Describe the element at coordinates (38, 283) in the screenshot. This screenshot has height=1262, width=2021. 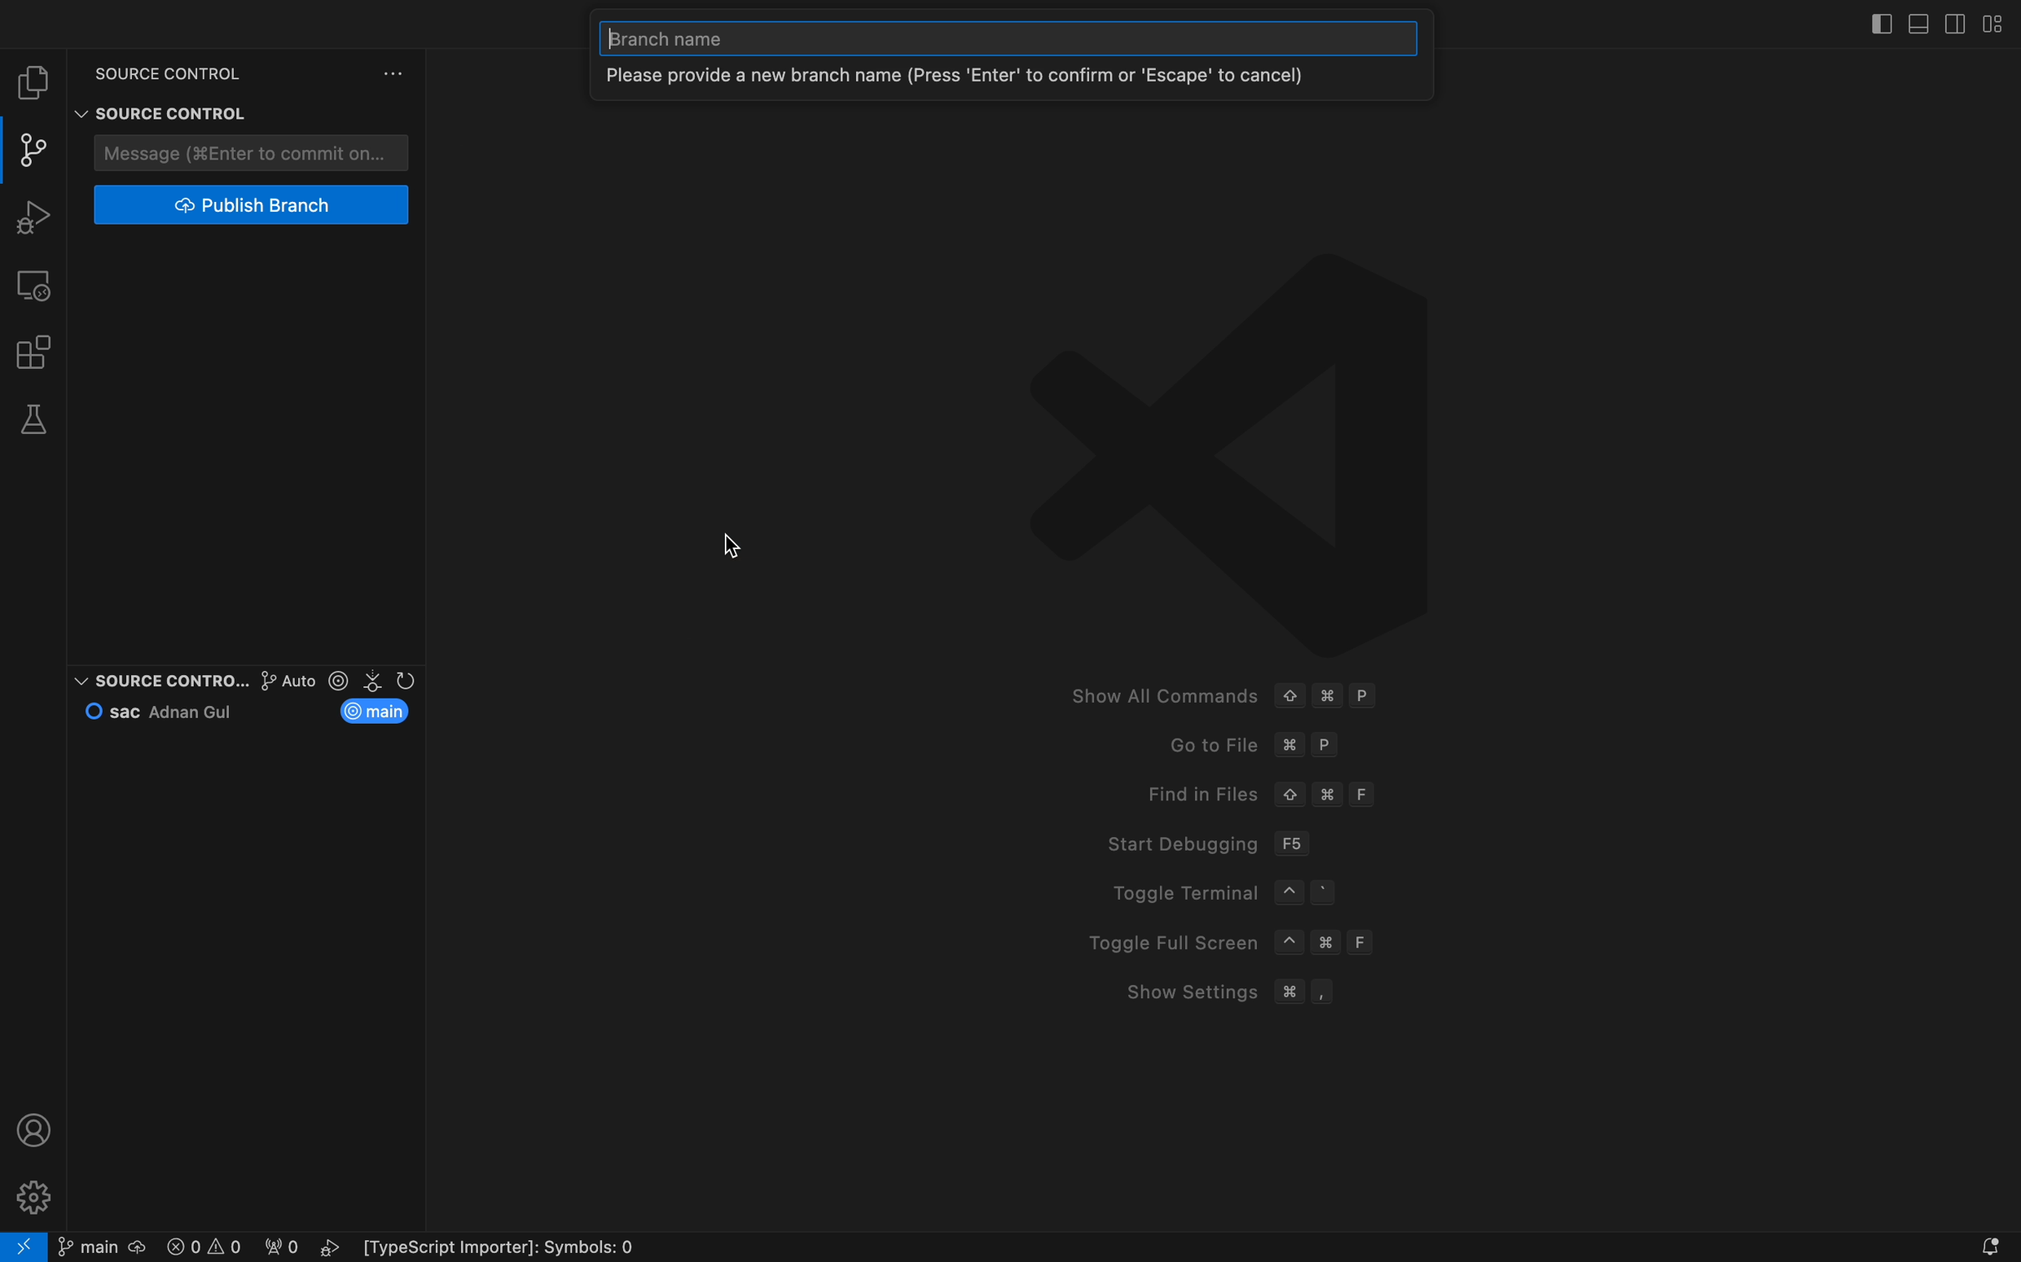
I see `remote` at that location.